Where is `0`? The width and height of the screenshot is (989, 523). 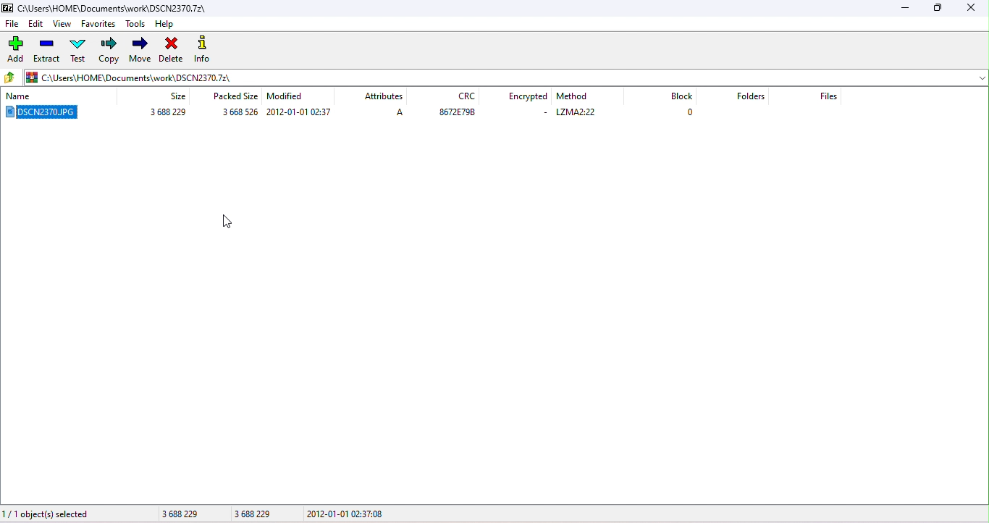 0 is located at coordinates (692, 112).